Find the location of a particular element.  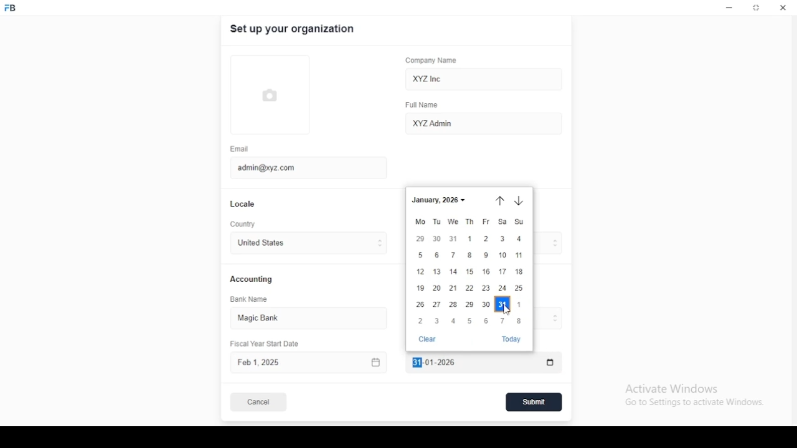

26 is located at coordinates (419, 306).